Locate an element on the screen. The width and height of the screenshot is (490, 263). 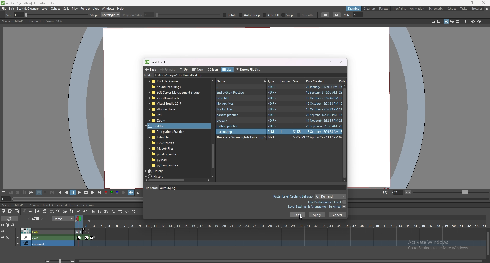
ploygon slides is located at coordinates (241, 15).